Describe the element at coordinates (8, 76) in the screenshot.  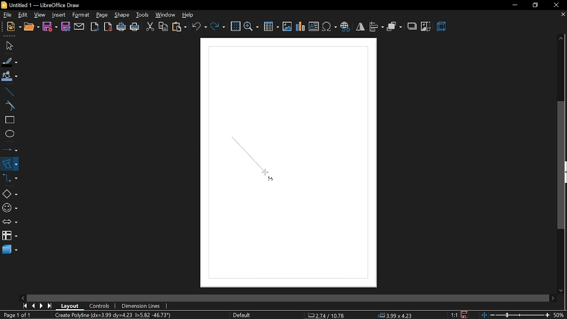
I see `fill color` at that location.